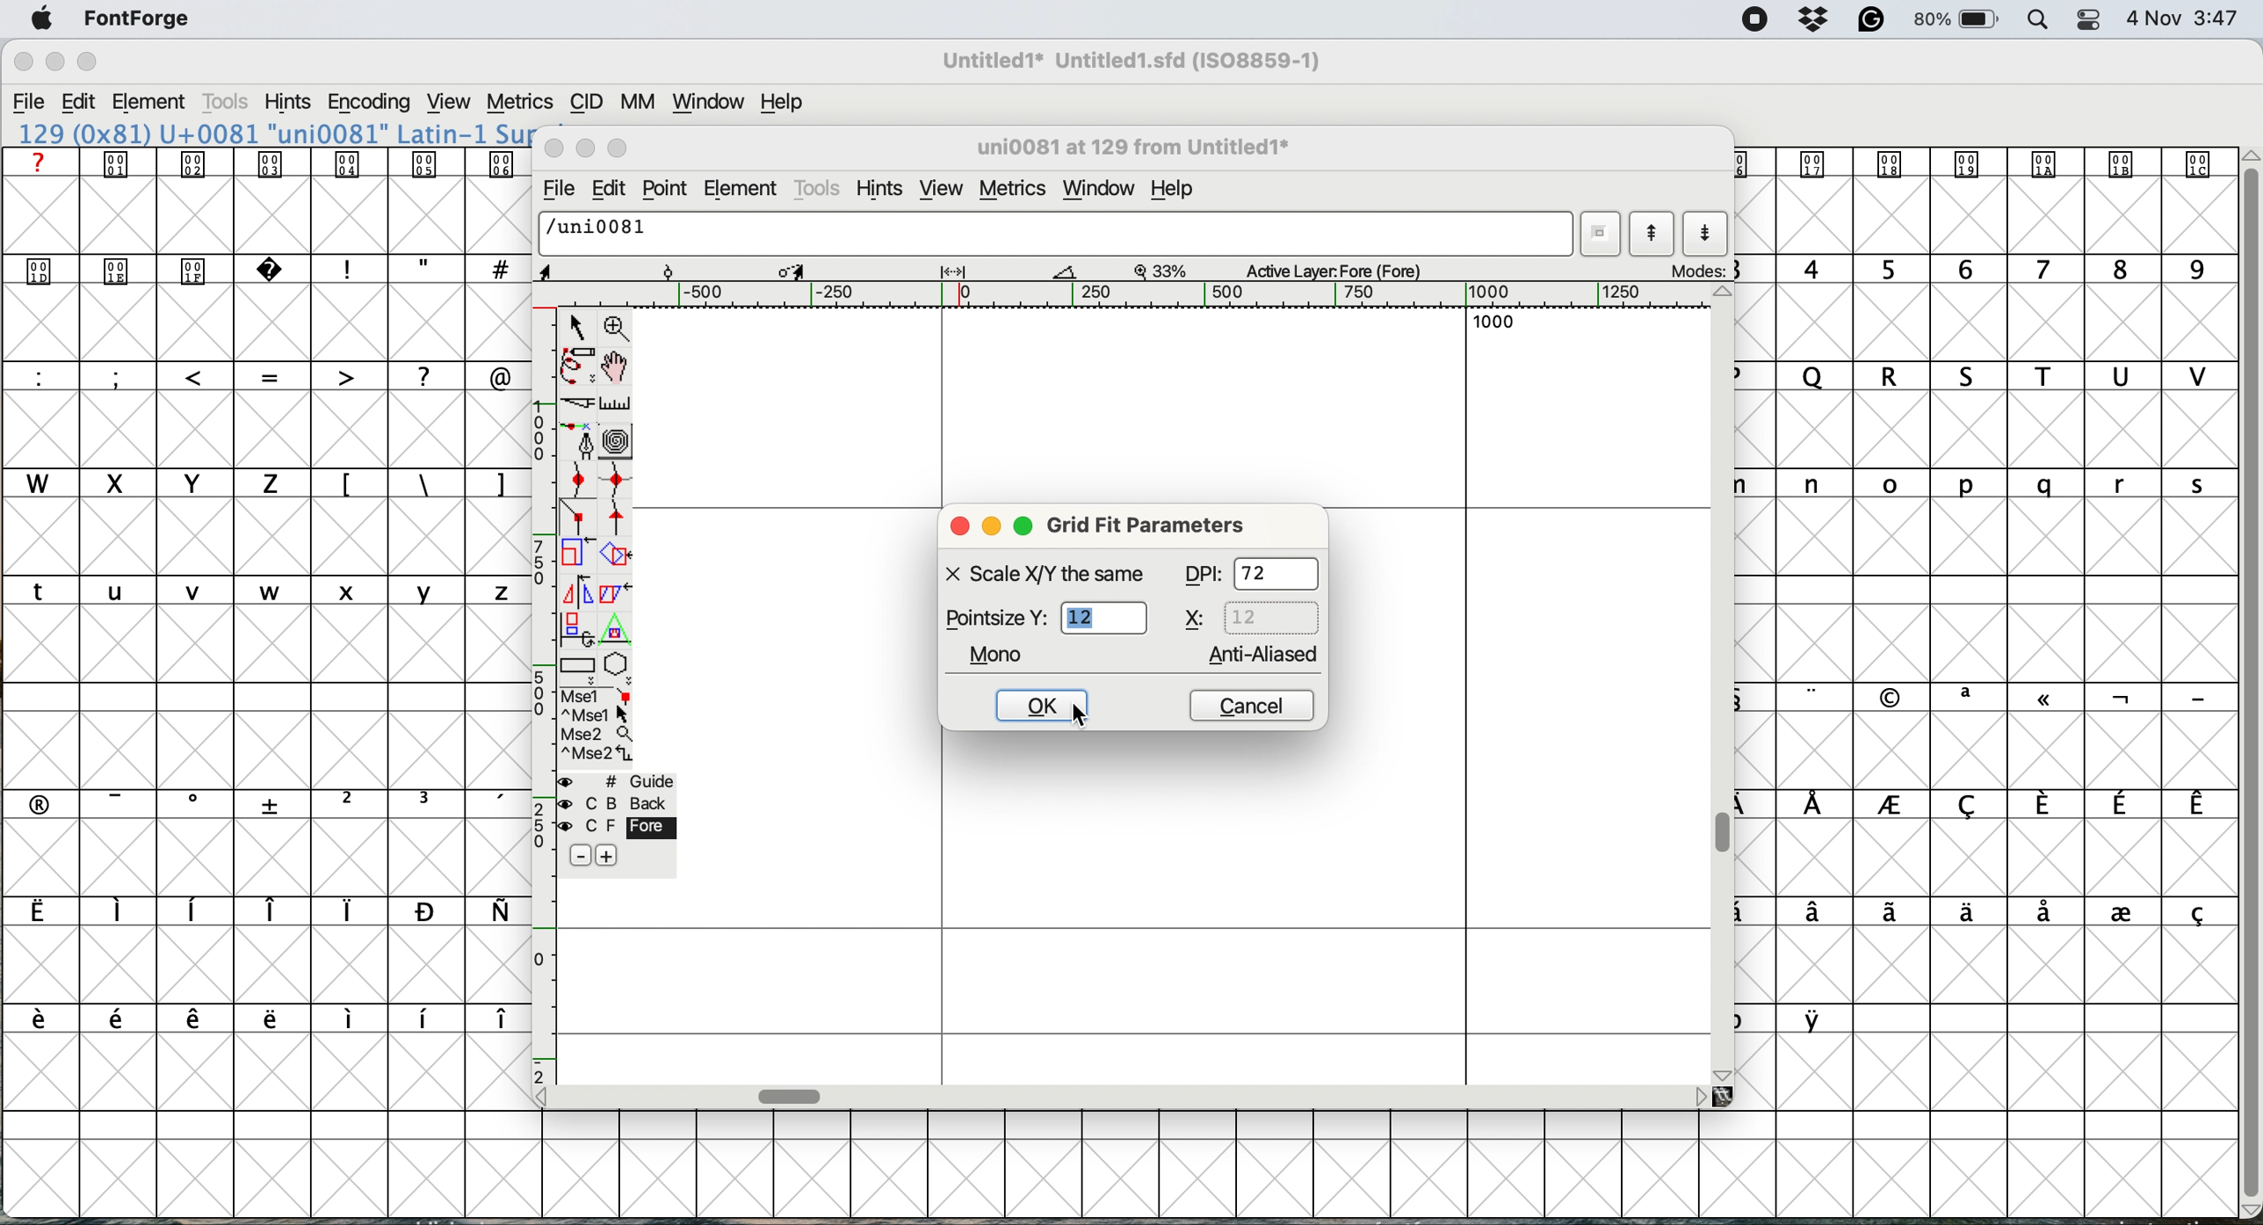  Describe the element at coordinates (709, 104) in the screenshot. I see `Window` at that location.